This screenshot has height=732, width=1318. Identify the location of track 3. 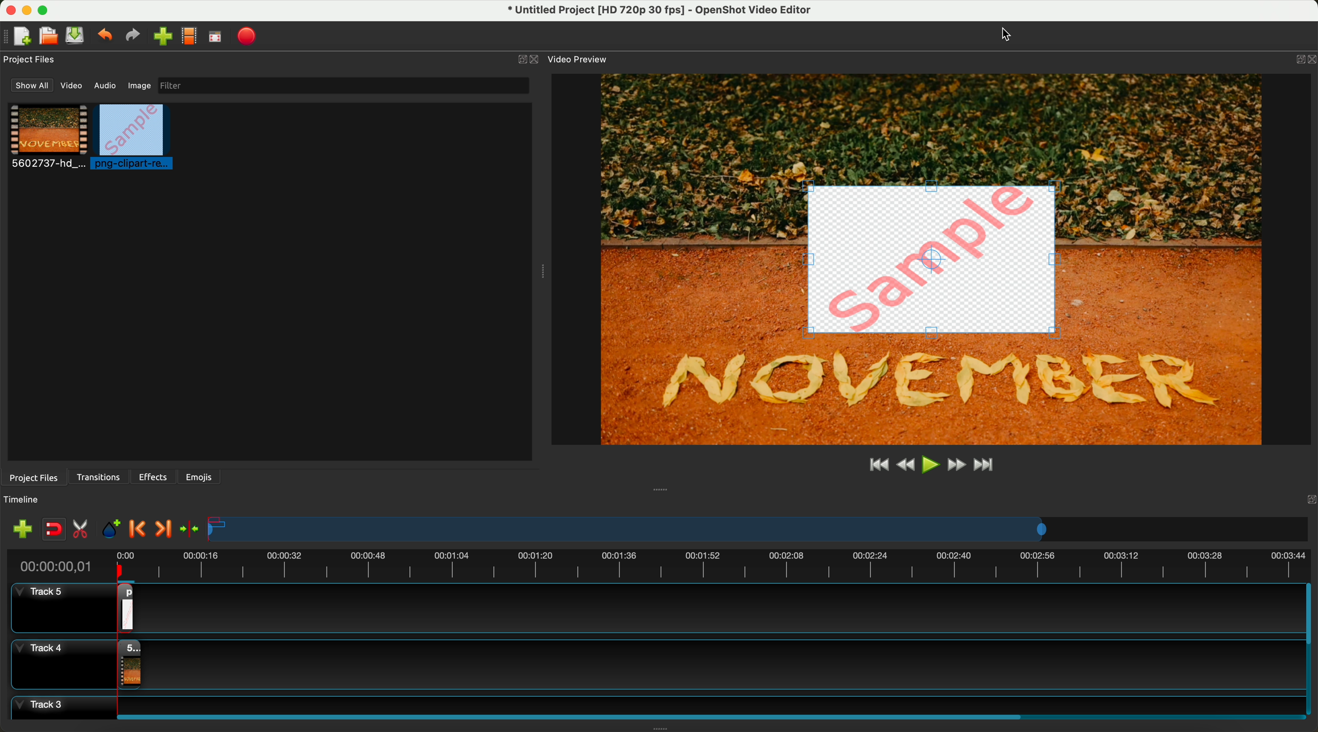
(652, 703).